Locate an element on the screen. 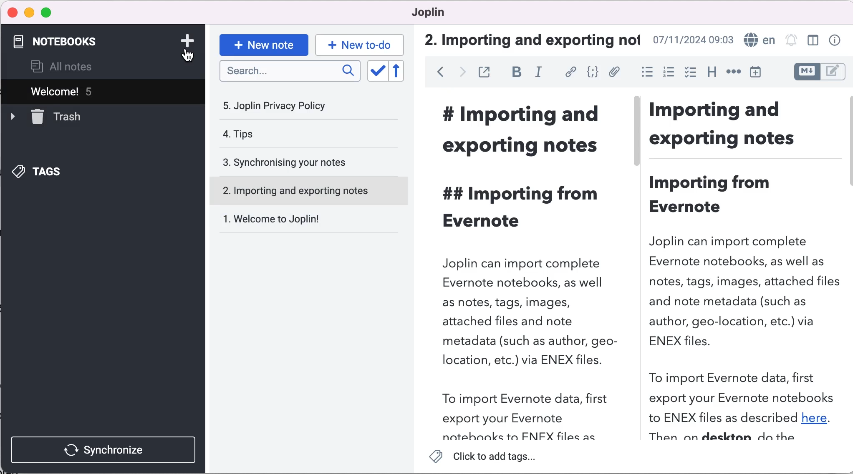 This screenshot has width=853, height=474. importing and exporting notes is located at coordinates (306, 190).